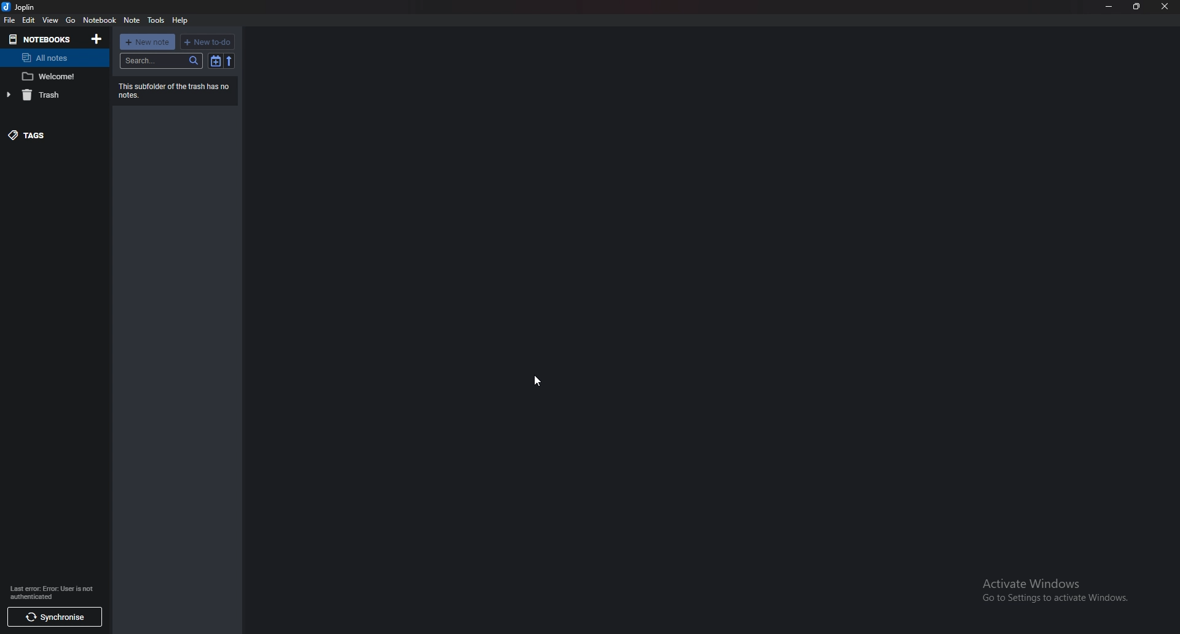 Image resolution: width=1180 pixels, height=634 pixels. Describe the element at coordinates (216, 61) in the screenshot. I see `toggle sort` at that location.